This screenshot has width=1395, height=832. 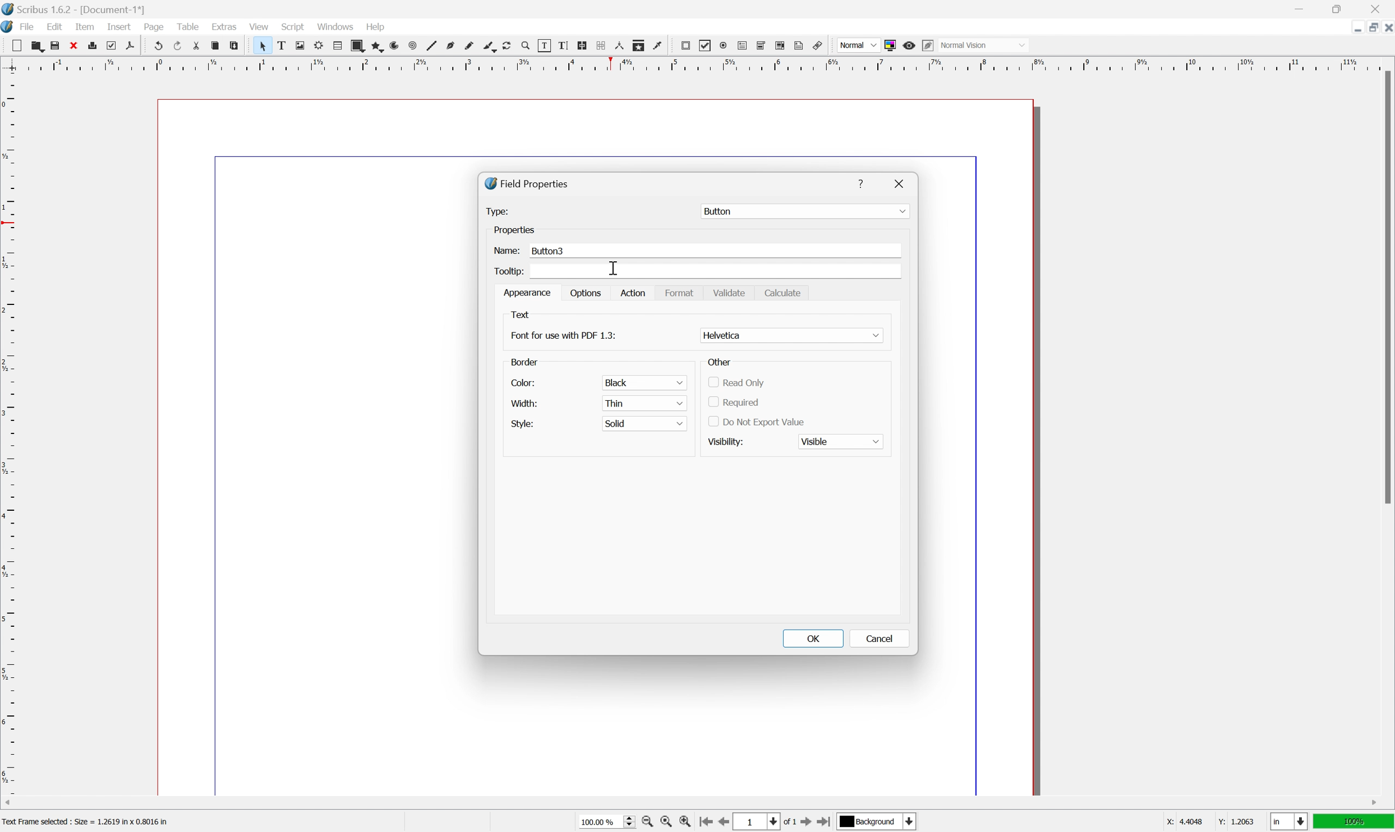 I want to click on Close, so click(x=904, y=184).